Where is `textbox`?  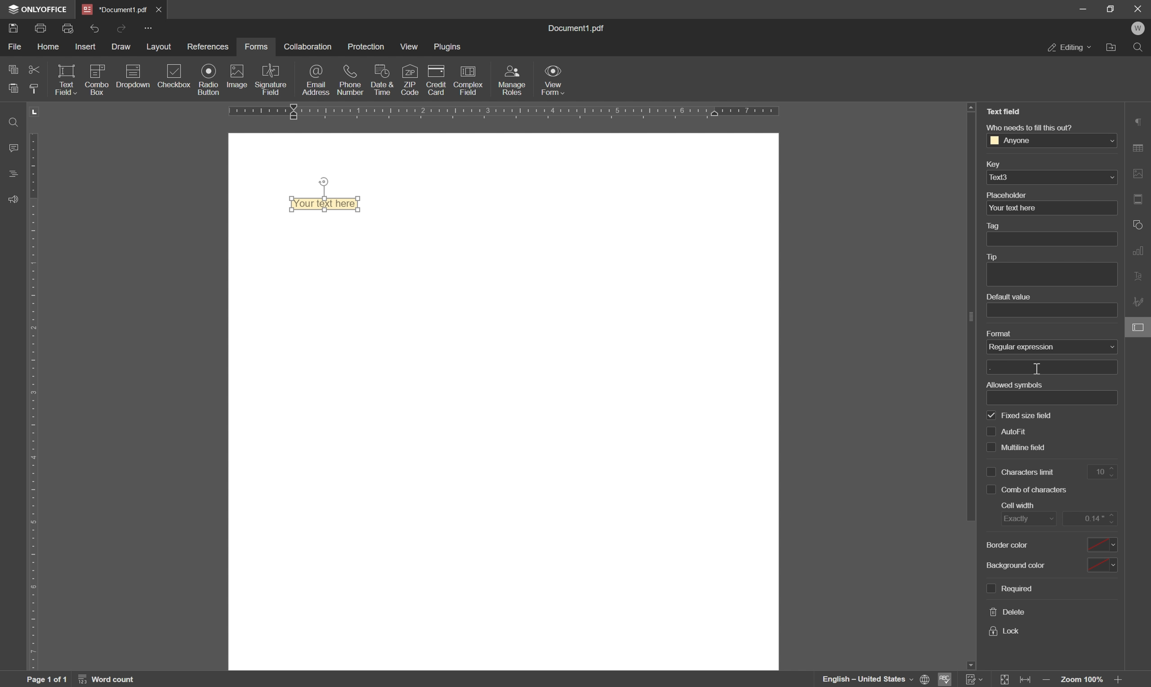
textbox is located at coordinates (1053, 368).